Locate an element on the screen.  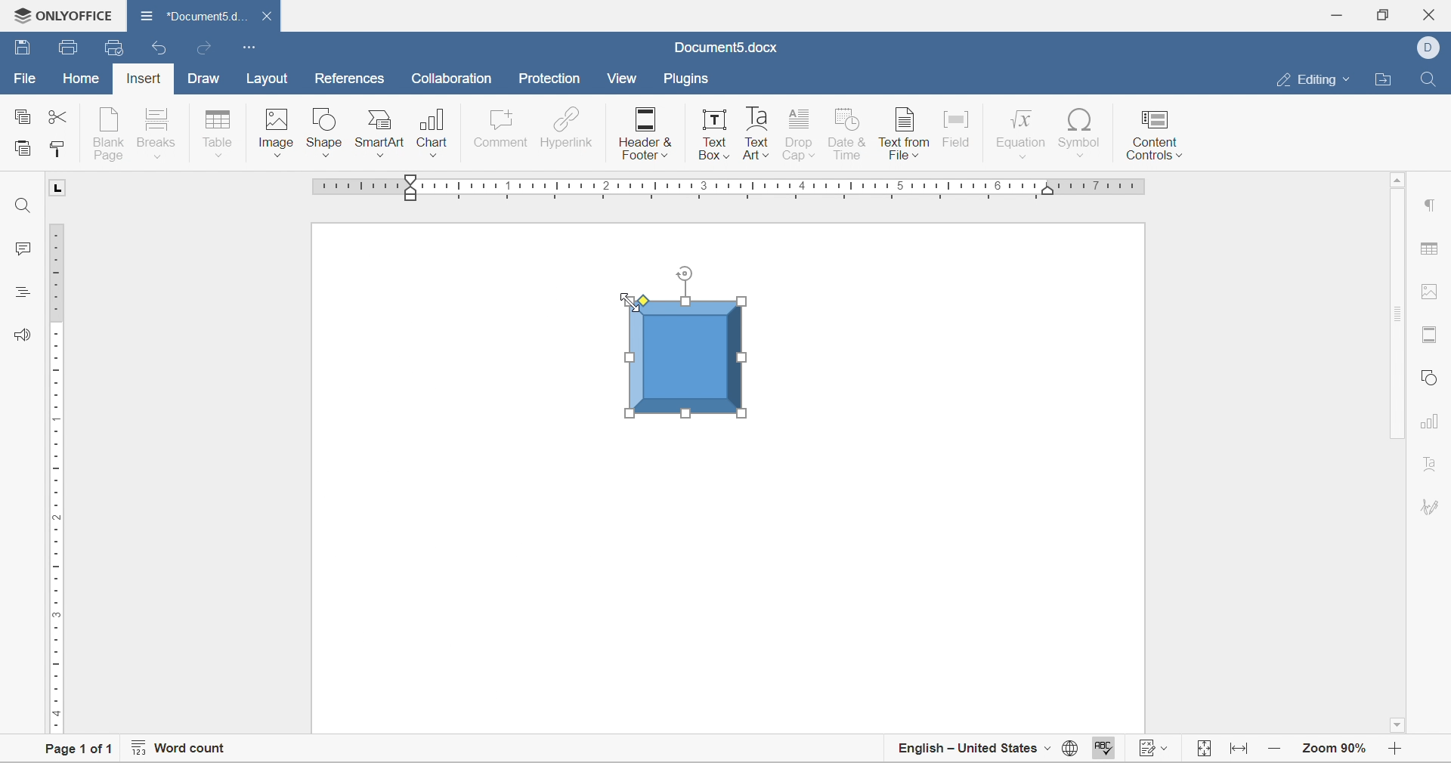
table settings is located at coordinates (1437, 249).